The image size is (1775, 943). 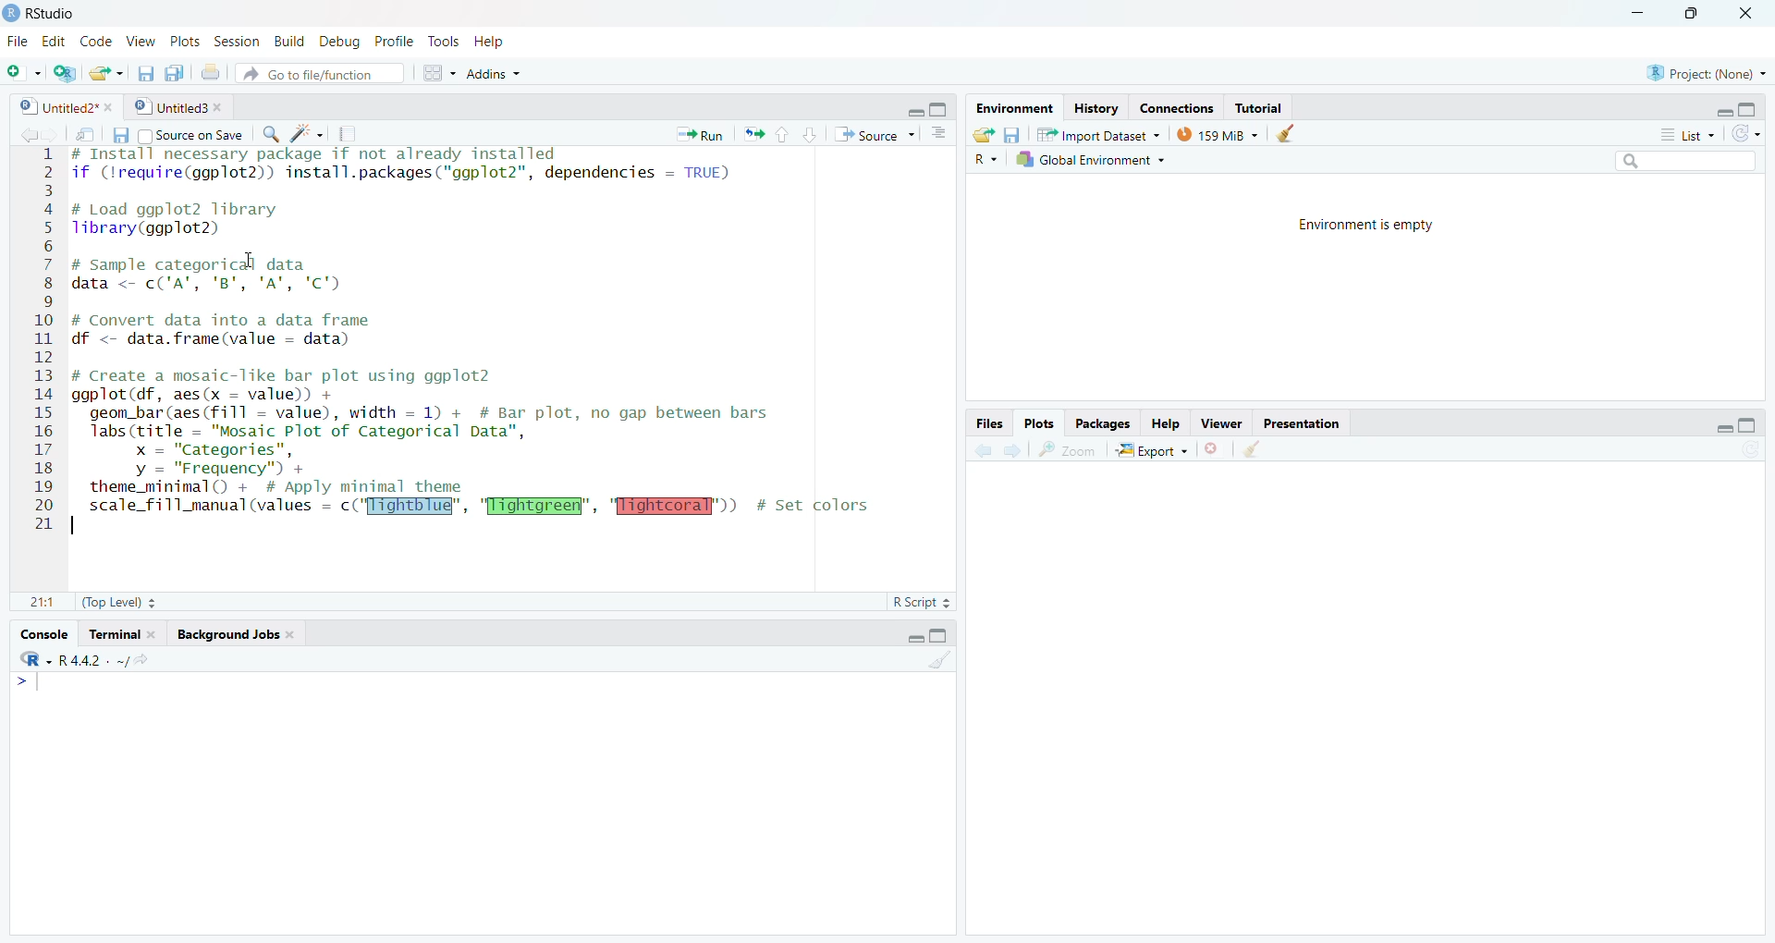 What do you see at coordinates (180, 220) in the screenshot?
I see `# Load ggplot2 library
Tibrary(ggplot2)` at bounding box center [180, 220].